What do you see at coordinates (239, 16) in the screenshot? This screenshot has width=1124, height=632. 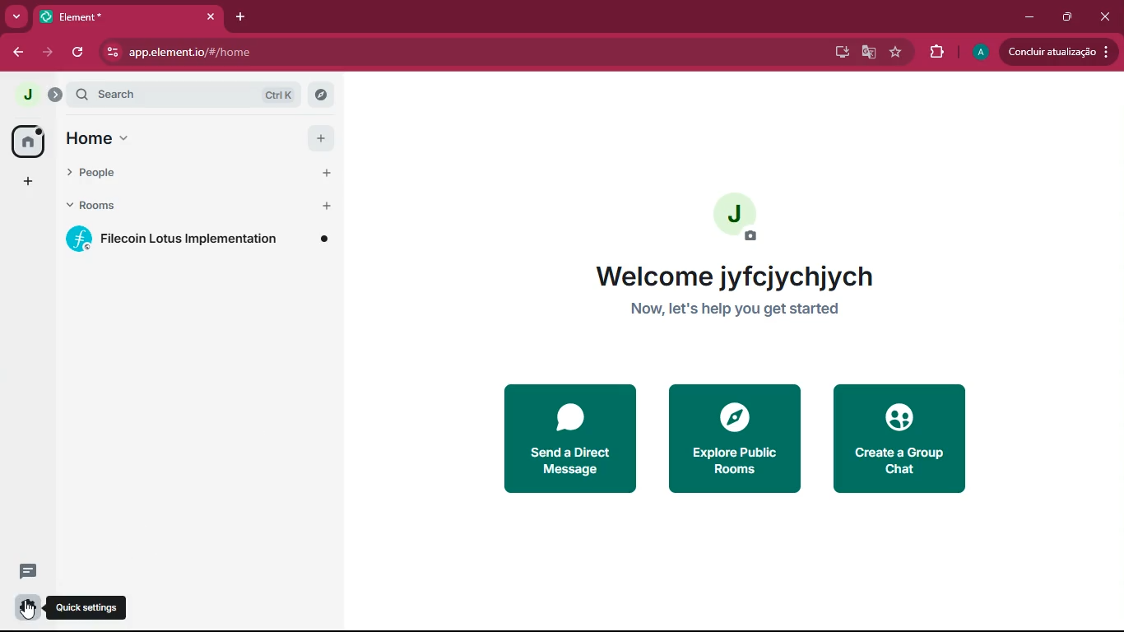 I see `add tab` at bounding box center [239, 16].